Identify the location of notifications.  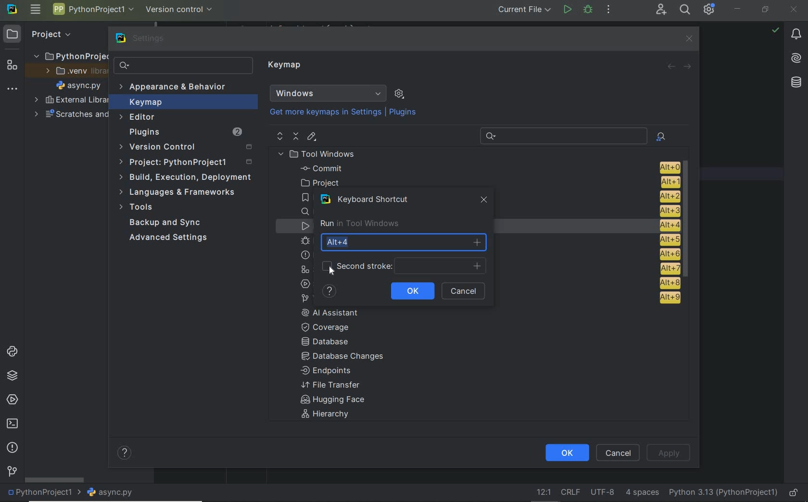
(796, 35).